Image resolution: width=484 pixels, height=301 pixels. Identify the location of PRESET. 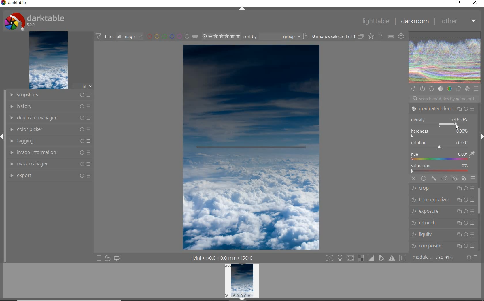
(477, 89).